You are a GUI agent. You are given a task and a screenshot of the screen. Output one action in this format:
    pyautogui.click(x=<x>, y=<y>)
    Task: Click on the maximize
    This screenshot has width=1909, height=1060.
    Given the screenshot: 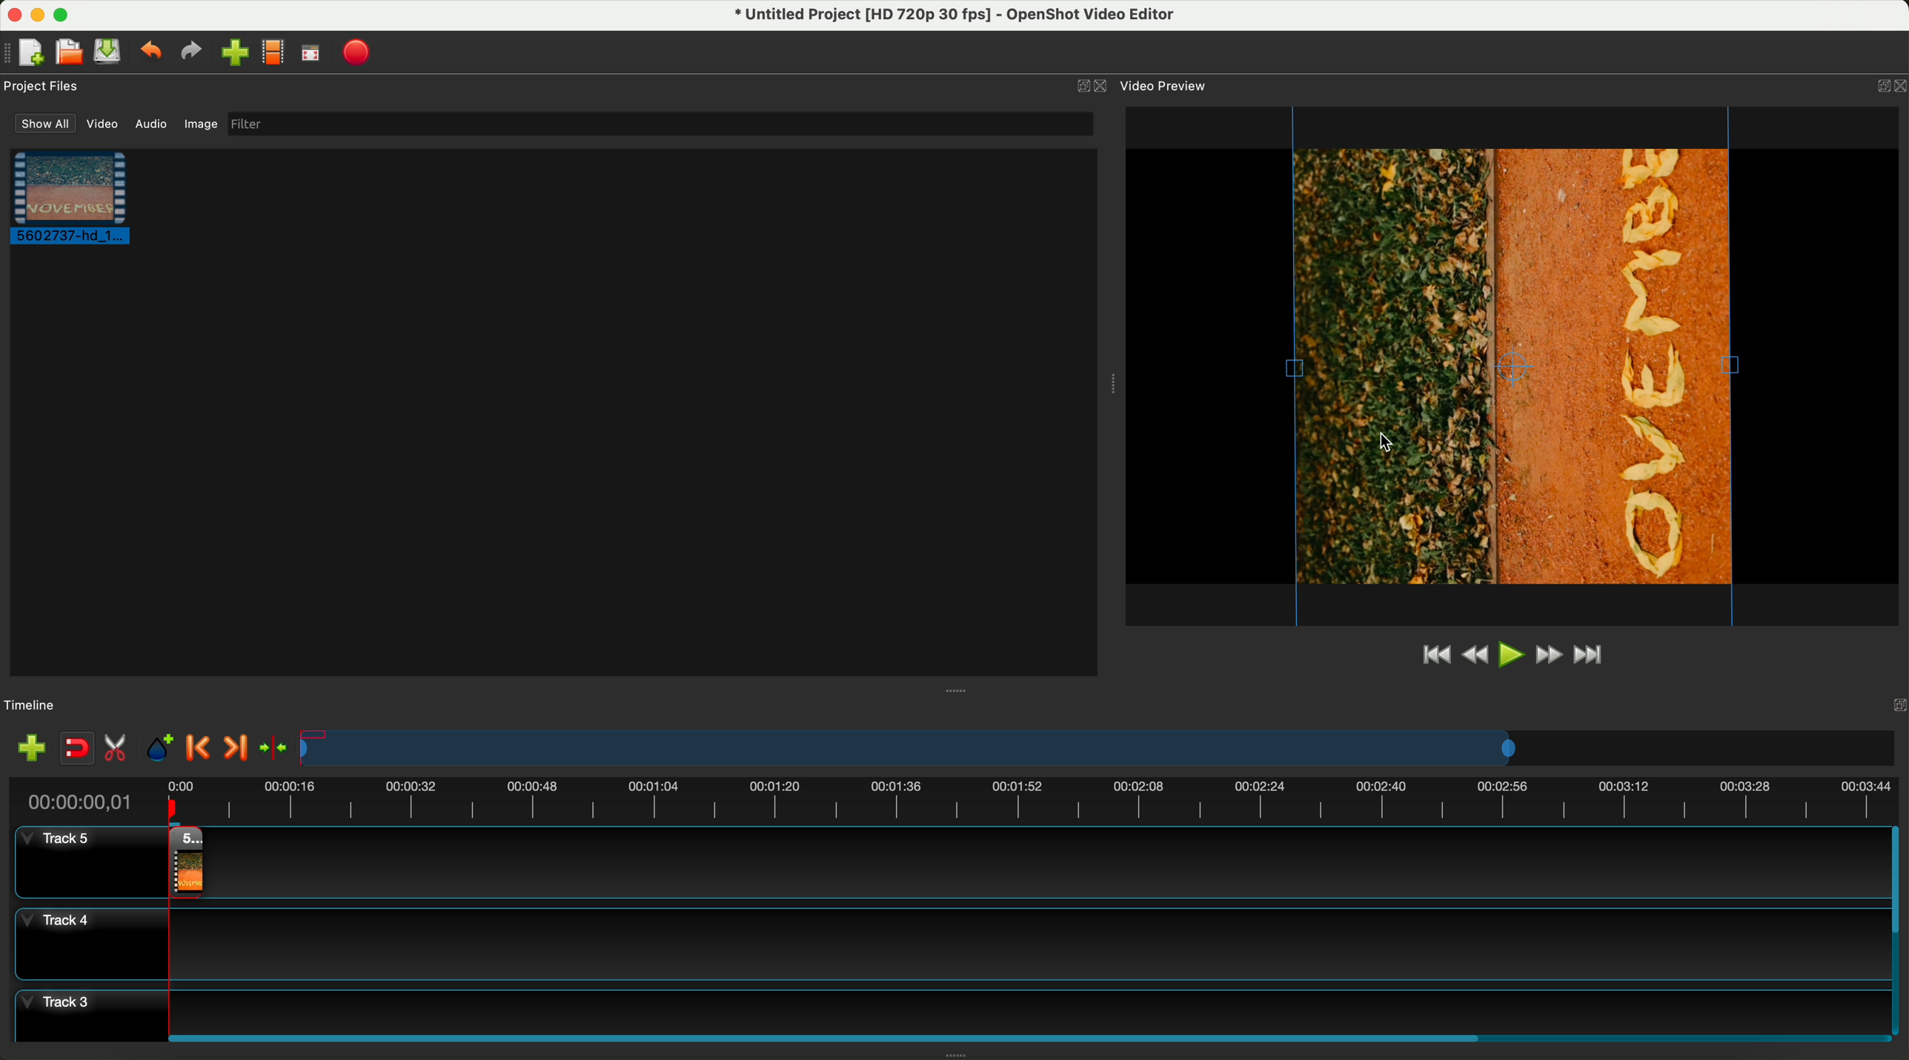 What is the action you would take?
    pyautogui.click(x=65, y=15)
    